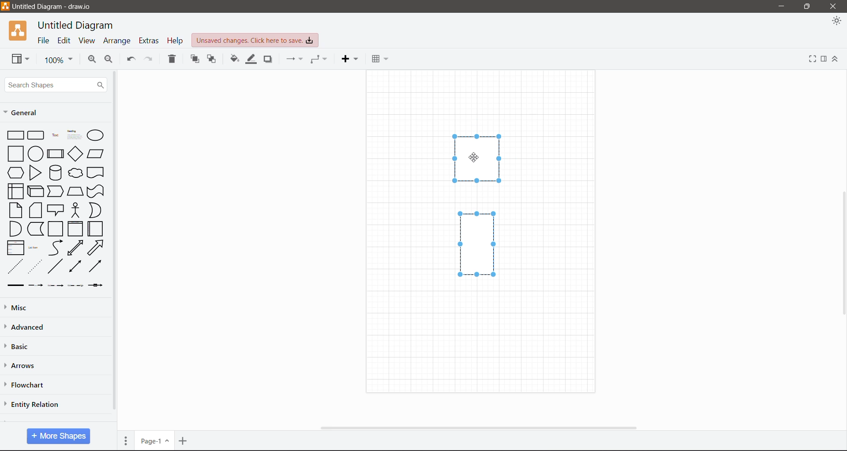  What do you see at coordinates (155, 440) in the screenshot?
I see `Page Number` at bounding box center [155, 440].